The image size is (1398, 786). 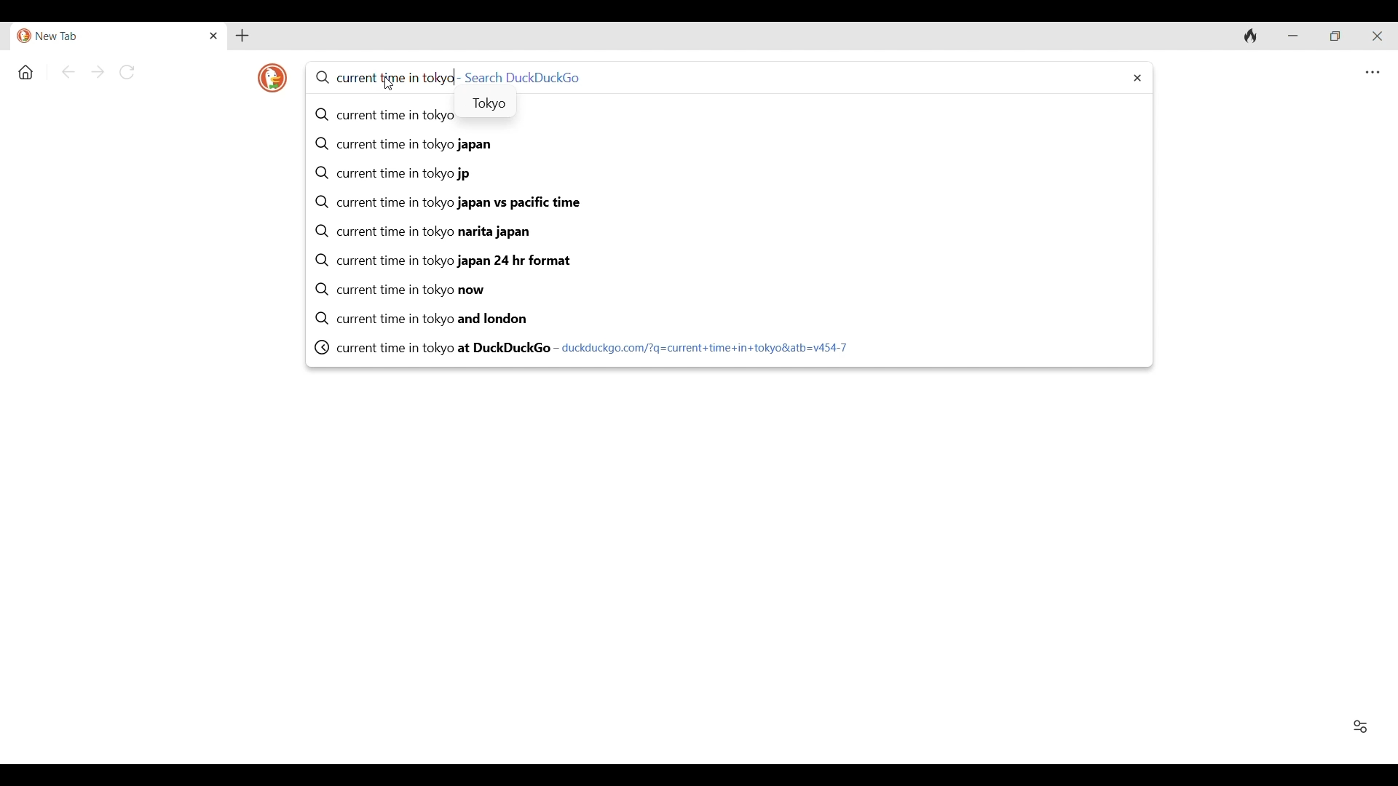 What do you see at coordinates (98, 71) in the screenshot?
I see `Go forward` at bounding box center [98, 71].